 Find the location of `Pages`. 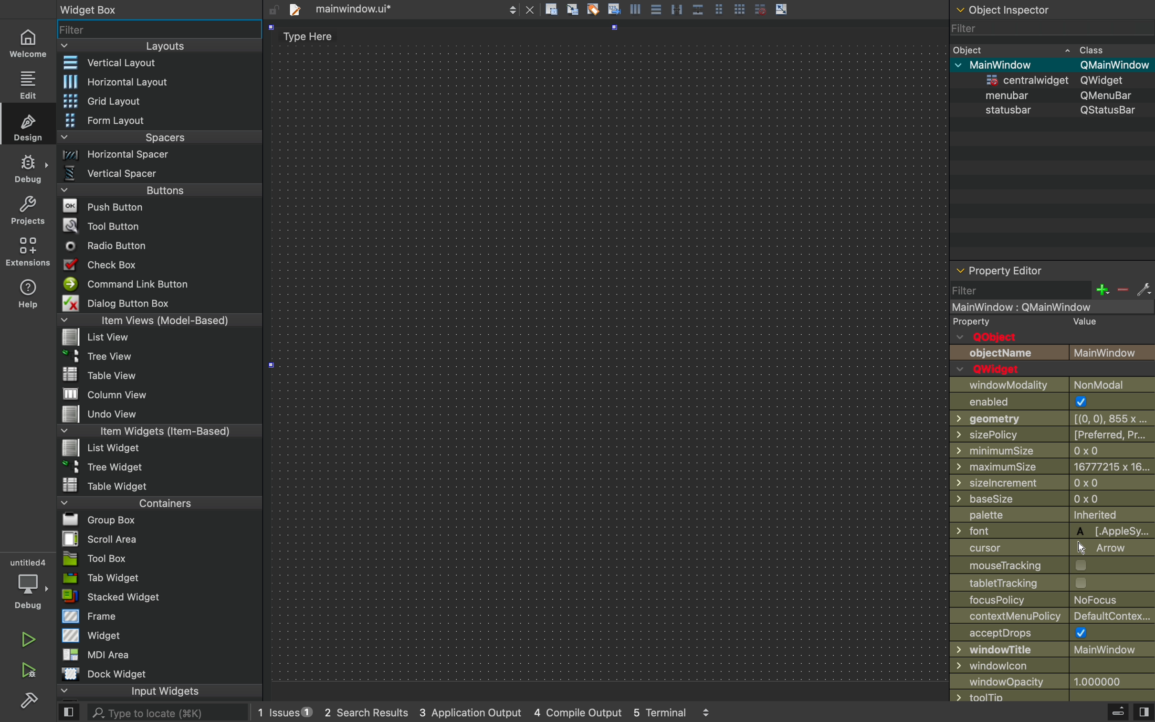

Pages is located at coordinates (658, 11).